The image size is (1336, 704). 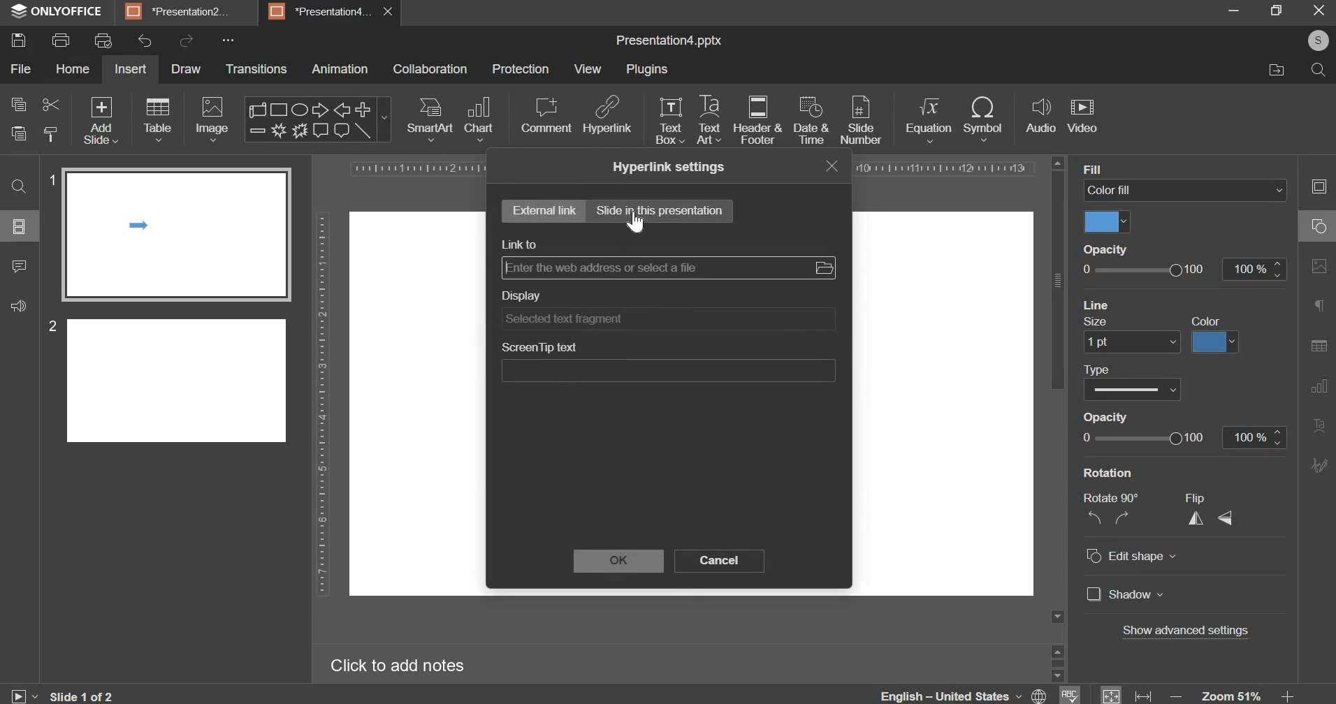 I want to click on text art, so click(x=707, y=120).